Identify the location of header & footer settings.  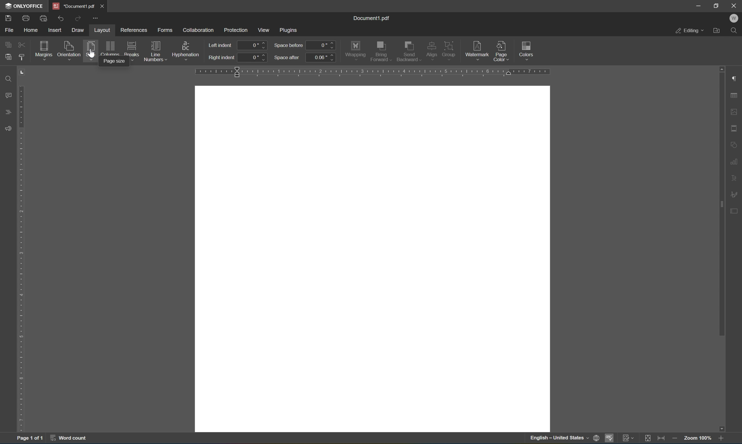
(735, 128).